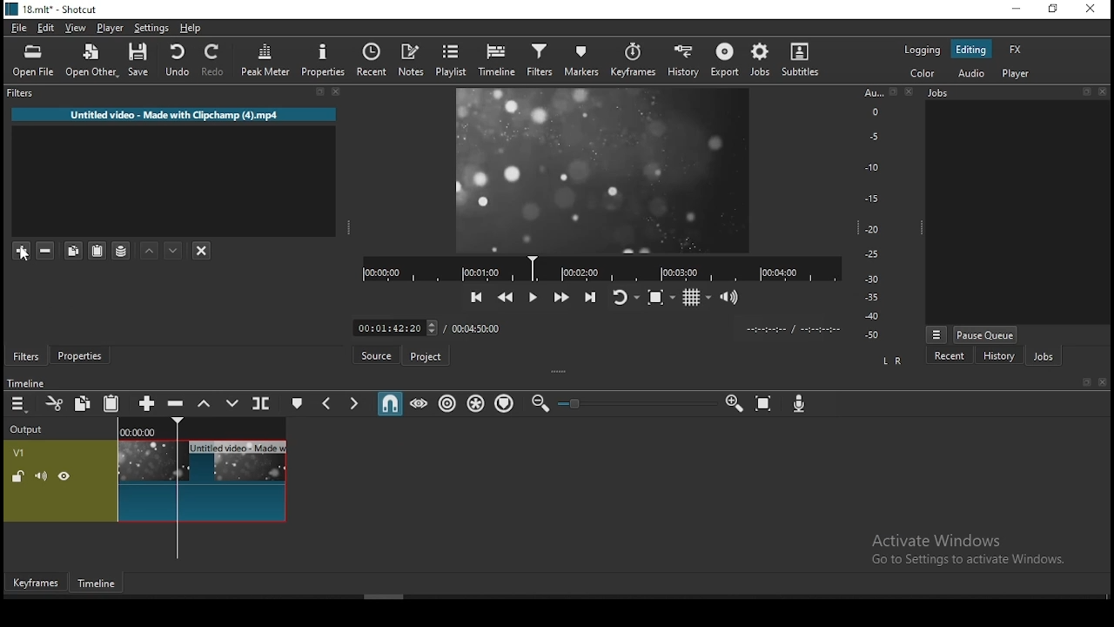 The image size is (1114, 627). What do you see at coordinates (375, 354) in the screenshot?
I see `source` at bounding box center [375, 354].